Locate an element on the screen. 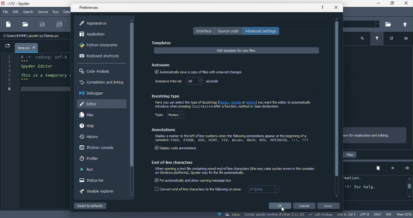  keyboard shortcuts is located at coordinates (99, 57).